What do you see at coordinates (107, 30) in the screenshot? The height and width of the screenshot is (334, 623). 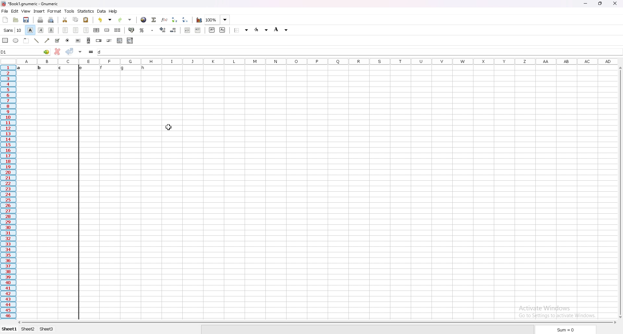 I see `merge cell` at bounding box center [107, 30].